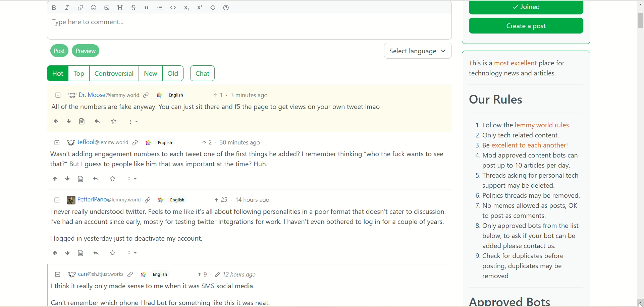 The width and height of the screenshot is (644, 307). I want to click on FF can@sh.itjustworks, so click(95, 275).